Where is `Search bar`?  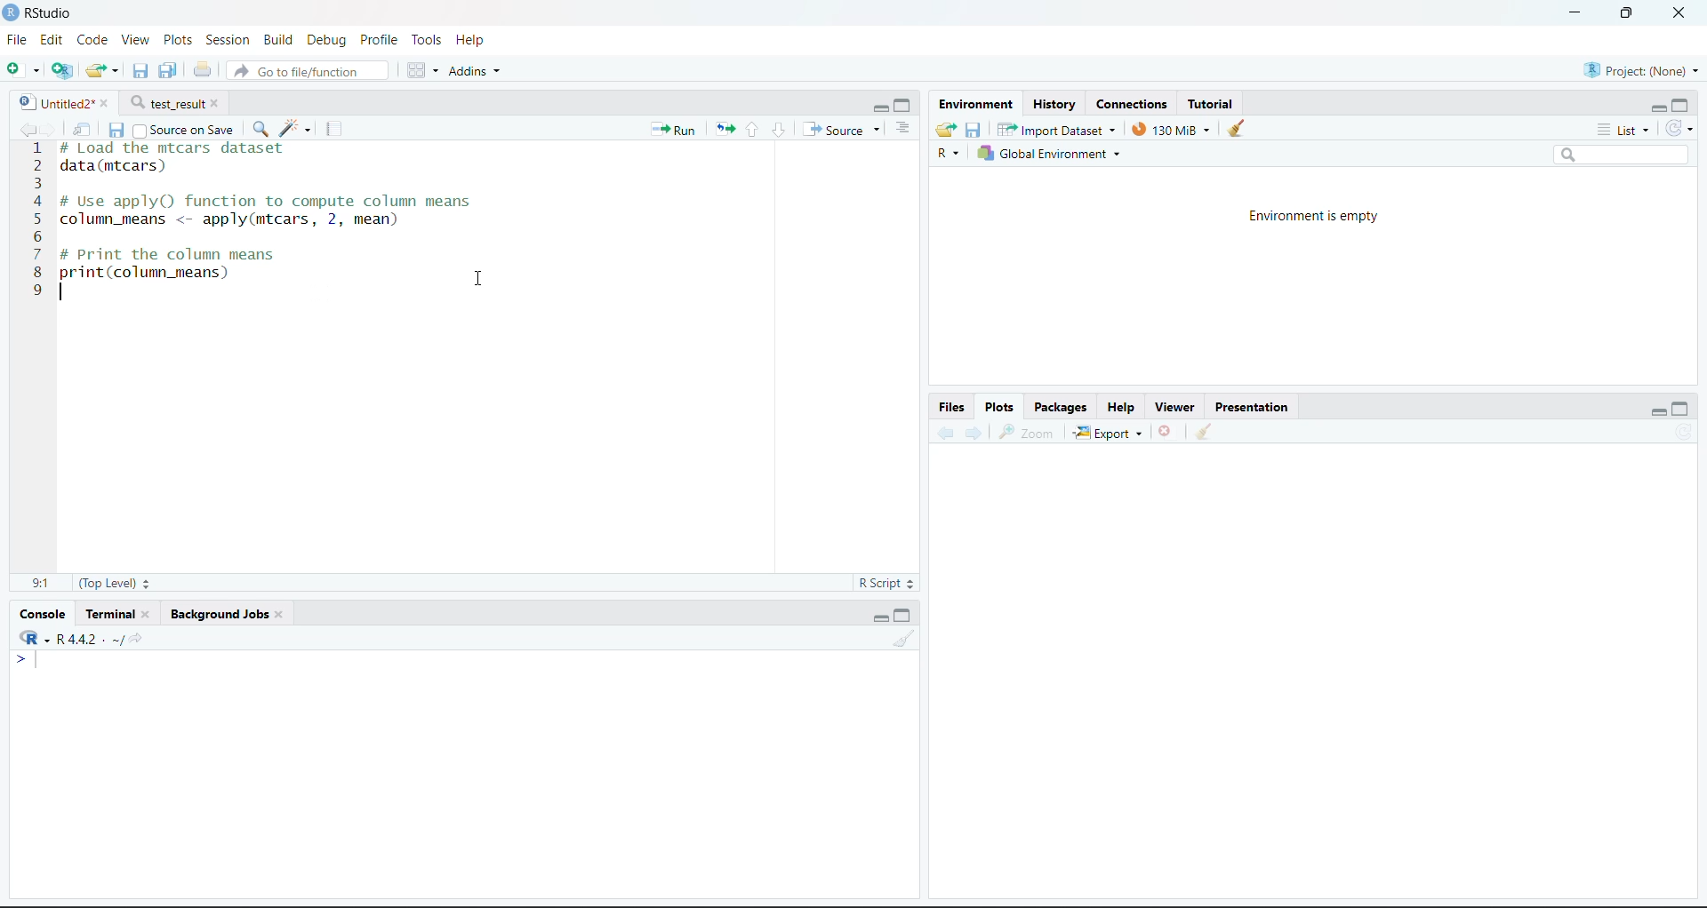 Search bar is located at coordinates (1626, 156).